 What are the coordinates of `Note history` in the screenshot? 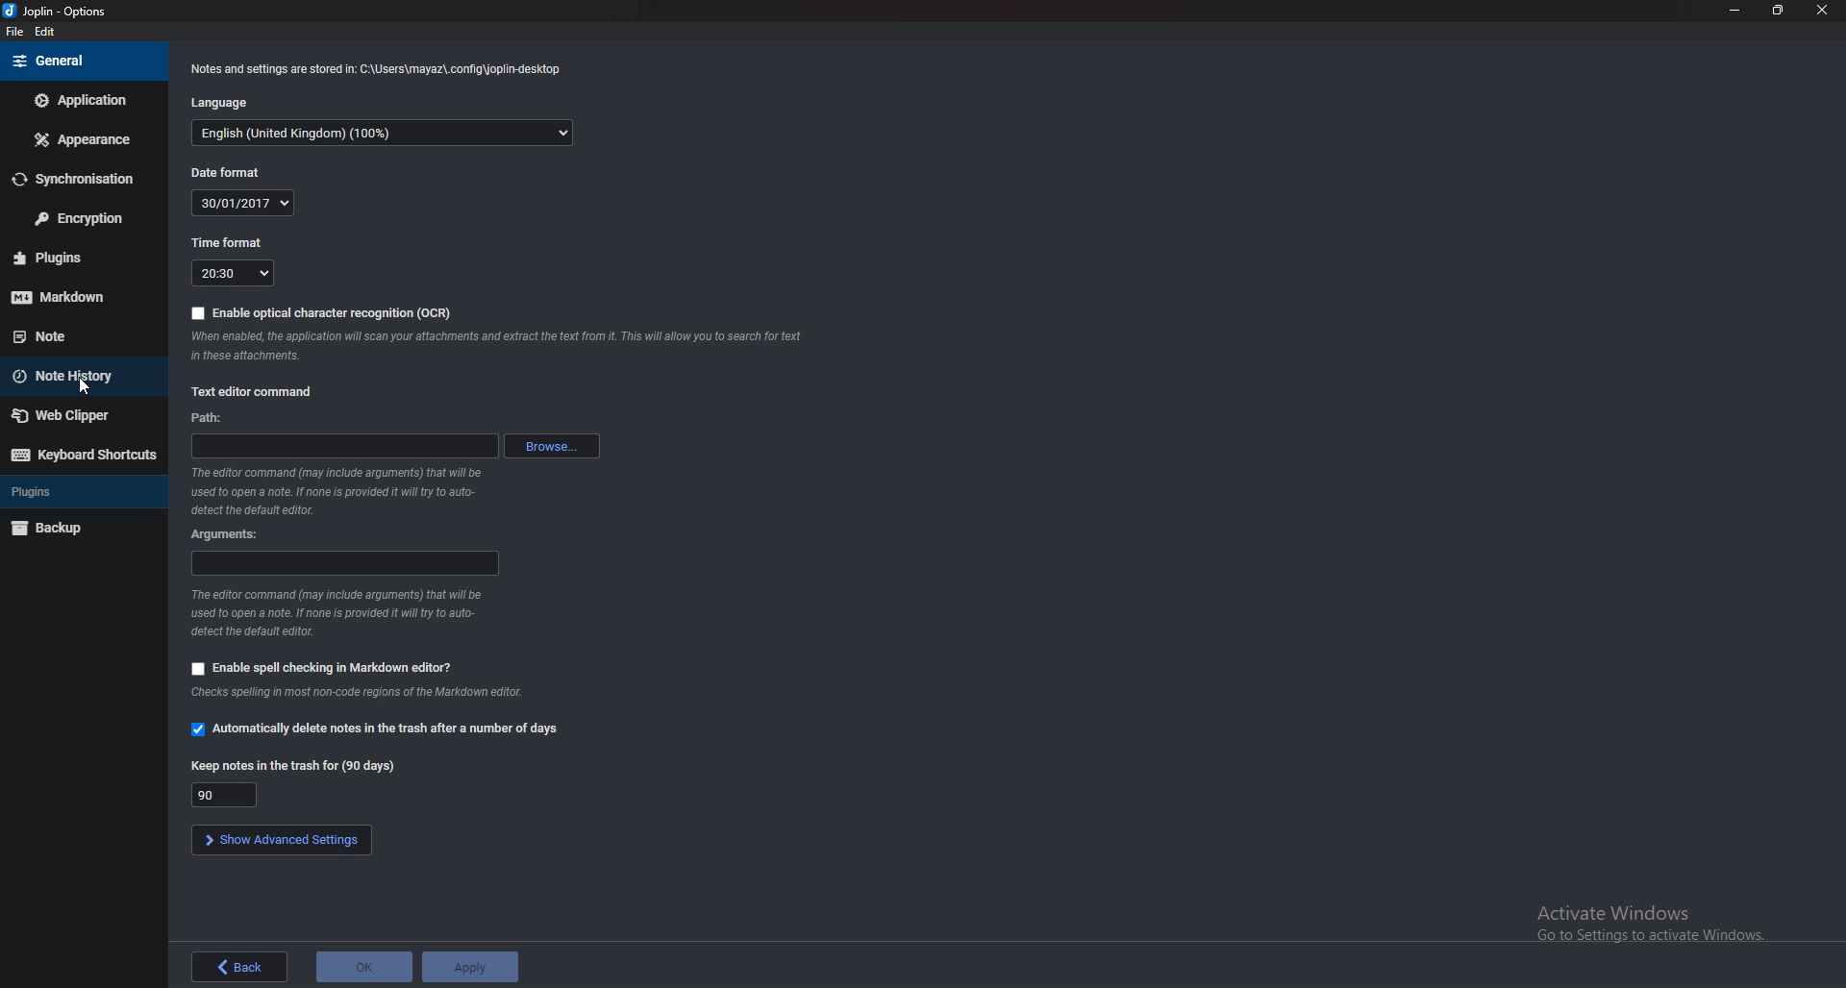 It's located at (75, 377).